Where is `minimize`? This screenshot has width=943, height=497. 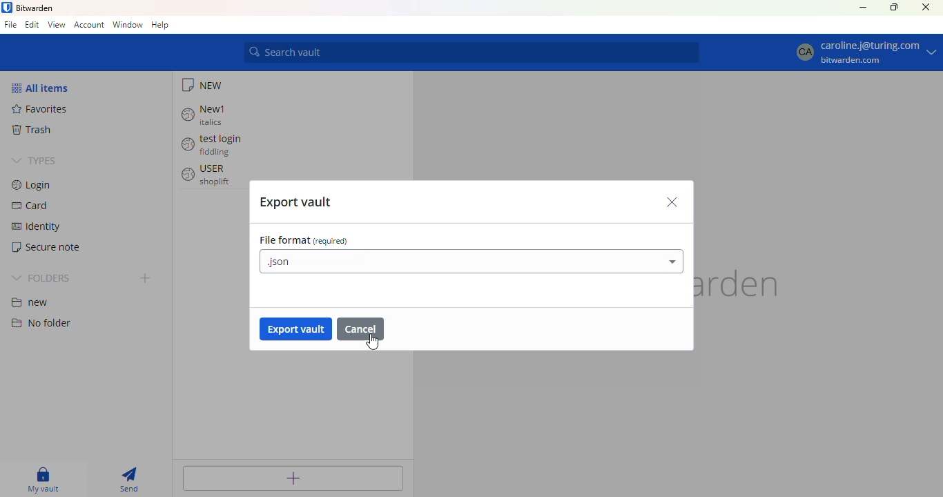
minimize is located at coordinates (863, 8).